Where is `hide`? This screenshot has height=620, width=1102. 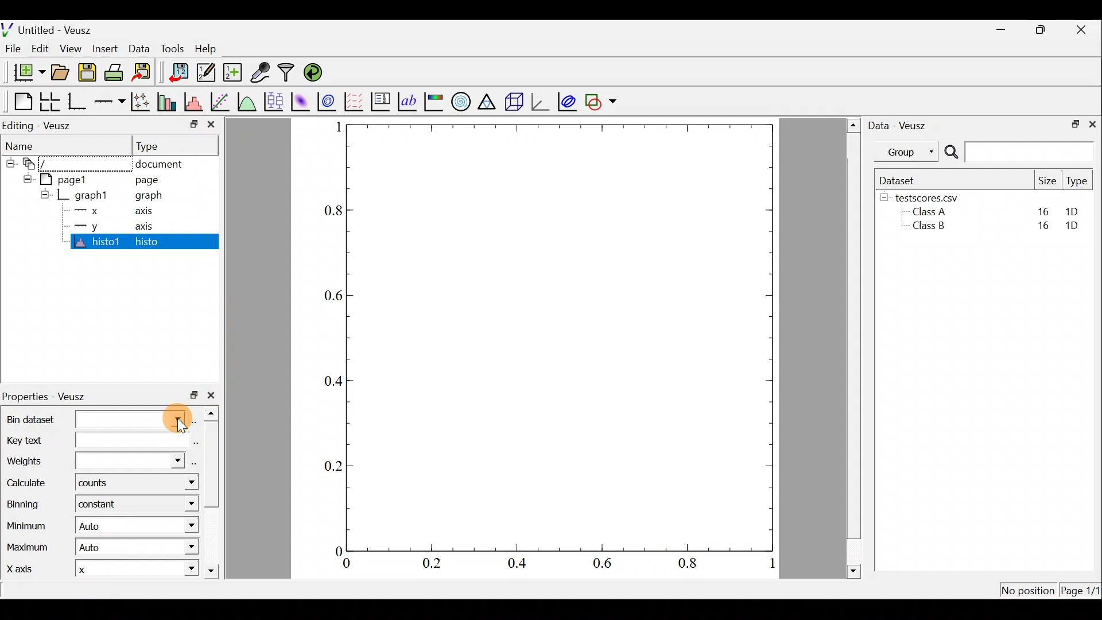
hide is located at coordinates (884, 198).